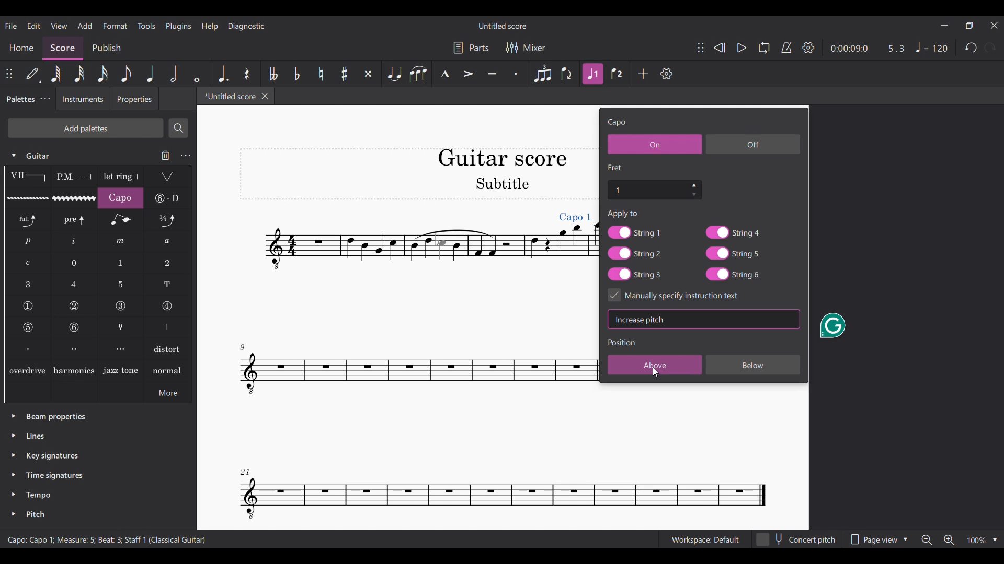 Image resolution: width=1004 pixels, height=564 pixels. What do you see at coordinates (247, 74) in the screenshot?
I see `Rest` at bounding box center [247, 74].